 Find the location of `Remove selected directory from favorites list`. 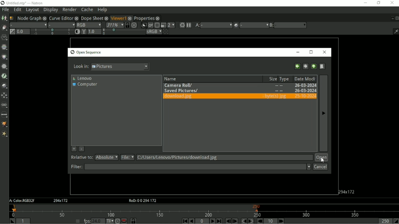

Remove selected directory from favorites list is located at coordinates (82, 149).